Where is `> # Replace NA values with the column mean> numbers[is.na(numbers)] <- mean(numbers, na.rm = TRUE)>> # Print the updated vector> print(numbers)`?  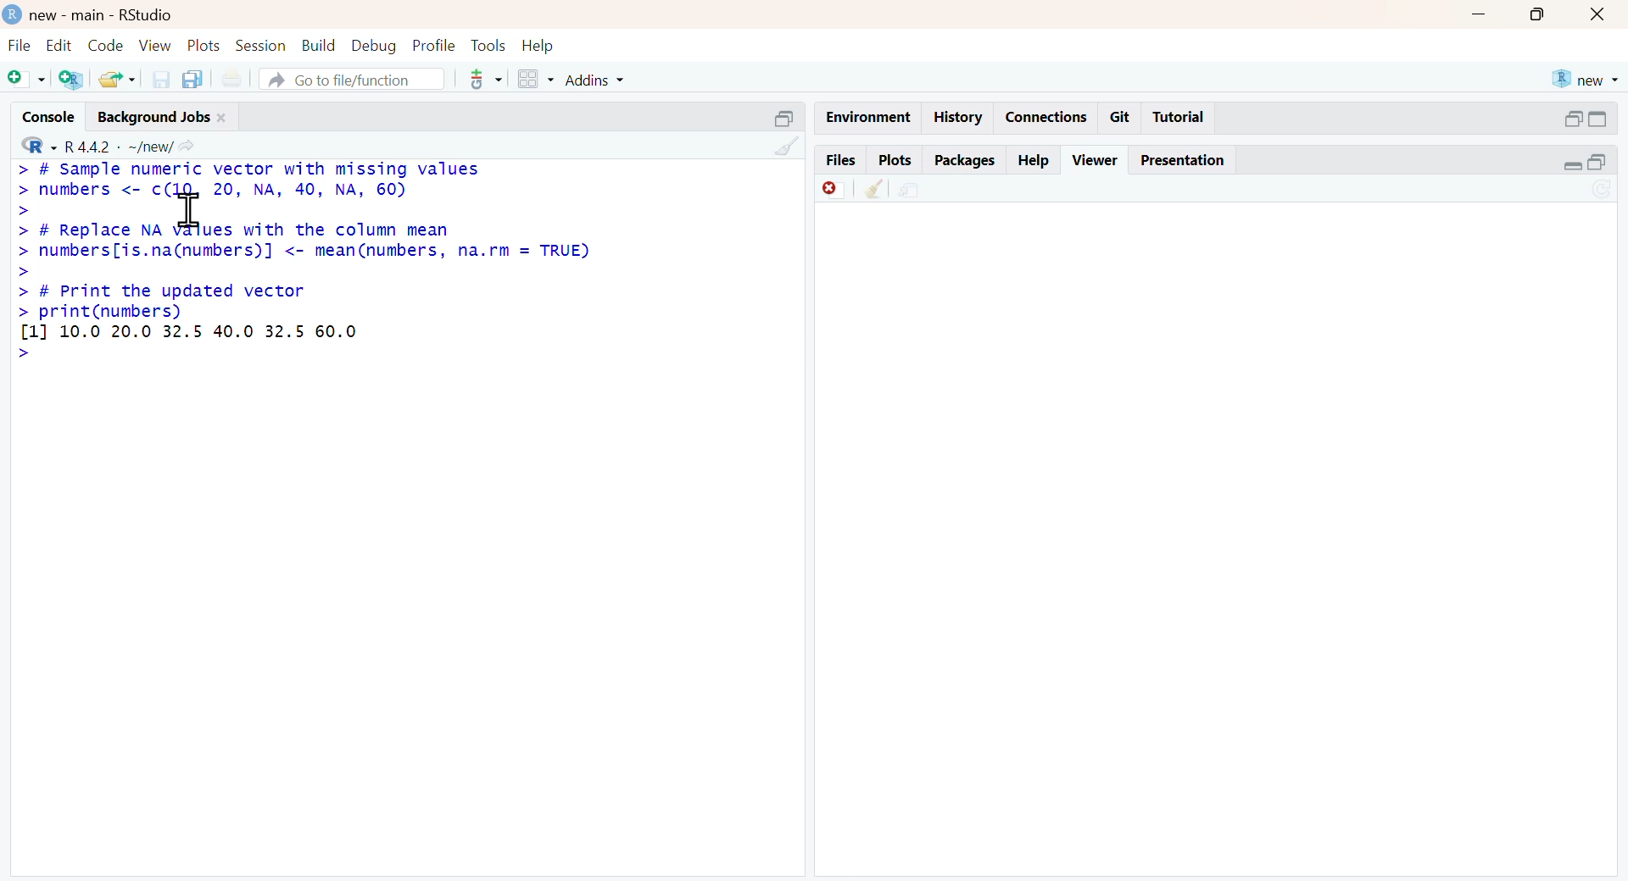
> # Replace NA values with the column mean> numbers[is.na(numbers)] <- mean(numbers, na.rm = TRUE)>> # Print the updated vector> print(numbers) is located at coordinates (304, 270).